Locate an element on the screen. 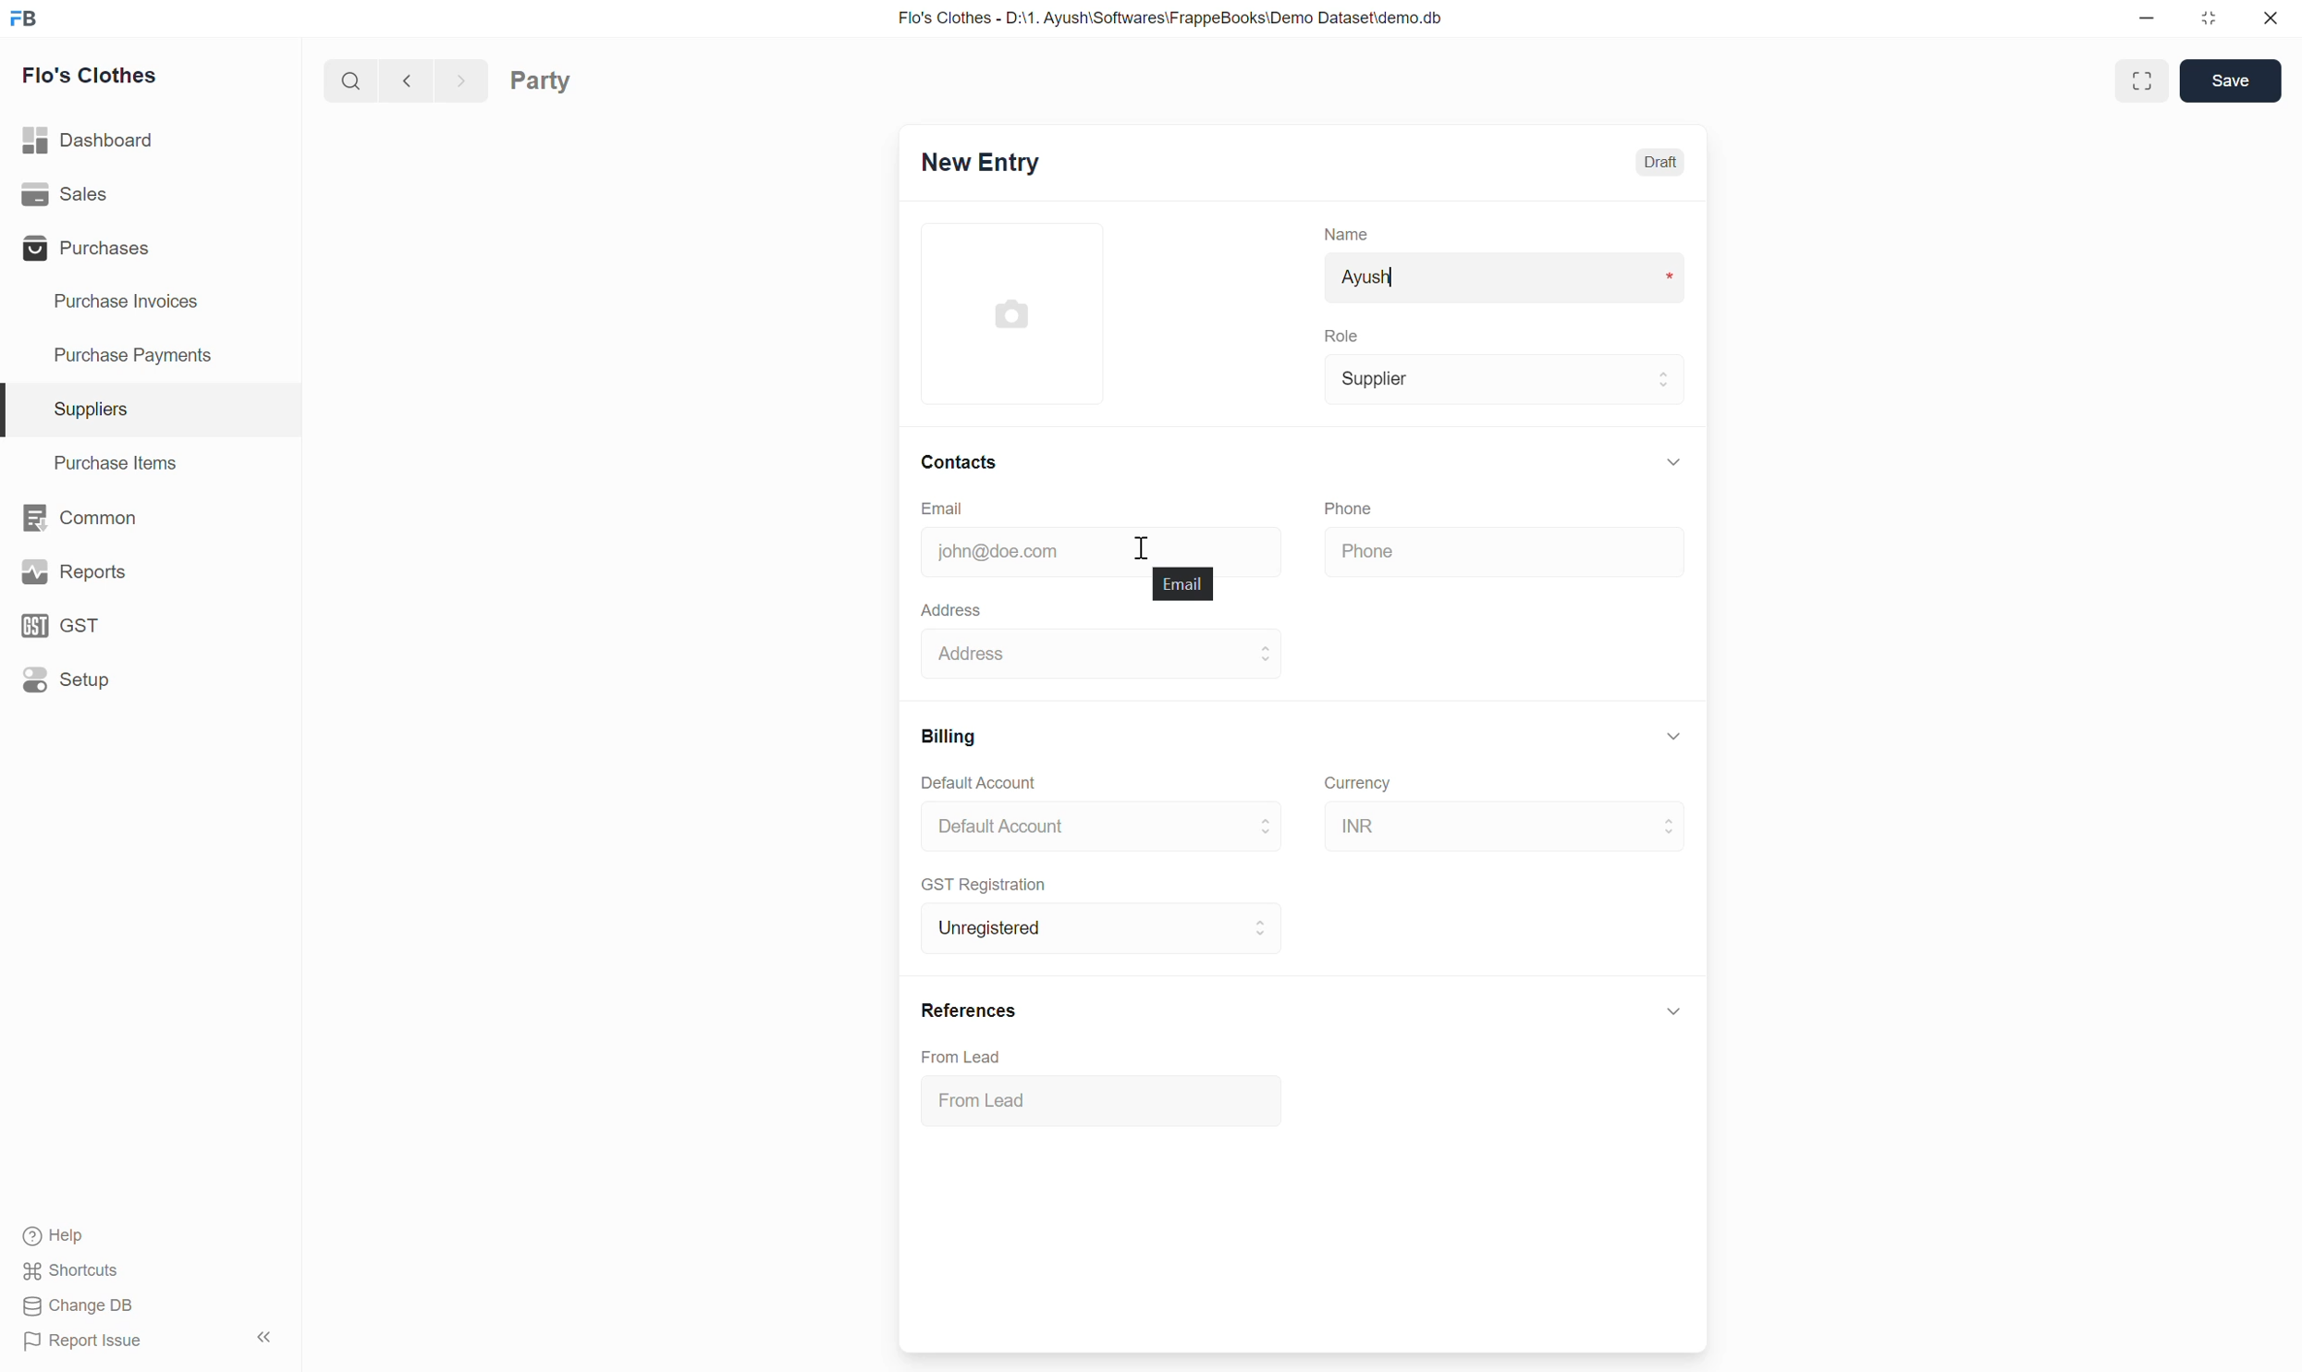 The image size is (2302, 1372). Collapse is located at coordinates (1673, 736).